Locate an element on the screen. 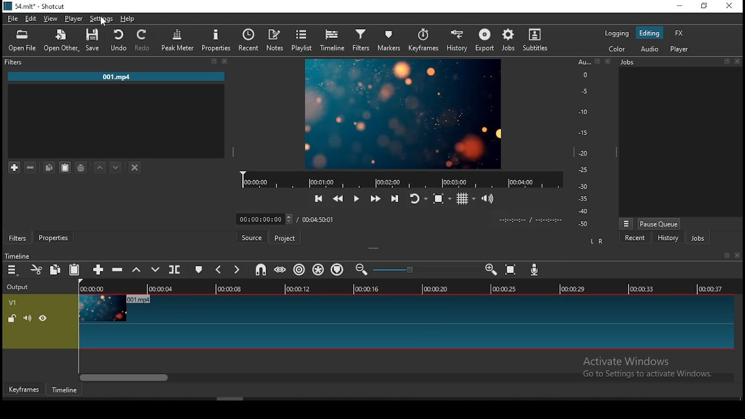 The image size is (745, 419). 00:00:33 is located at coordinates (642, 288).